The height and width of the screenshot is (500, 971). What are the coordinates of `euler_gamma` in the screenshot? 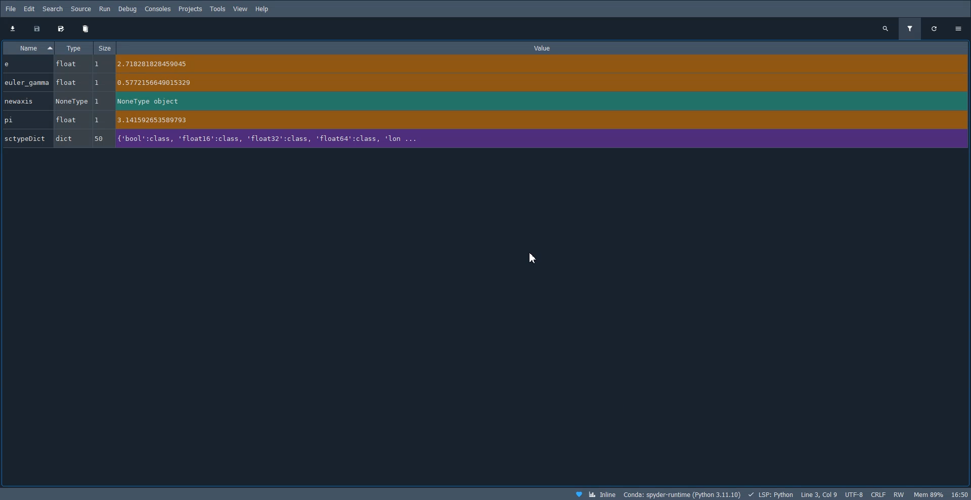 It's located at (27, 83).